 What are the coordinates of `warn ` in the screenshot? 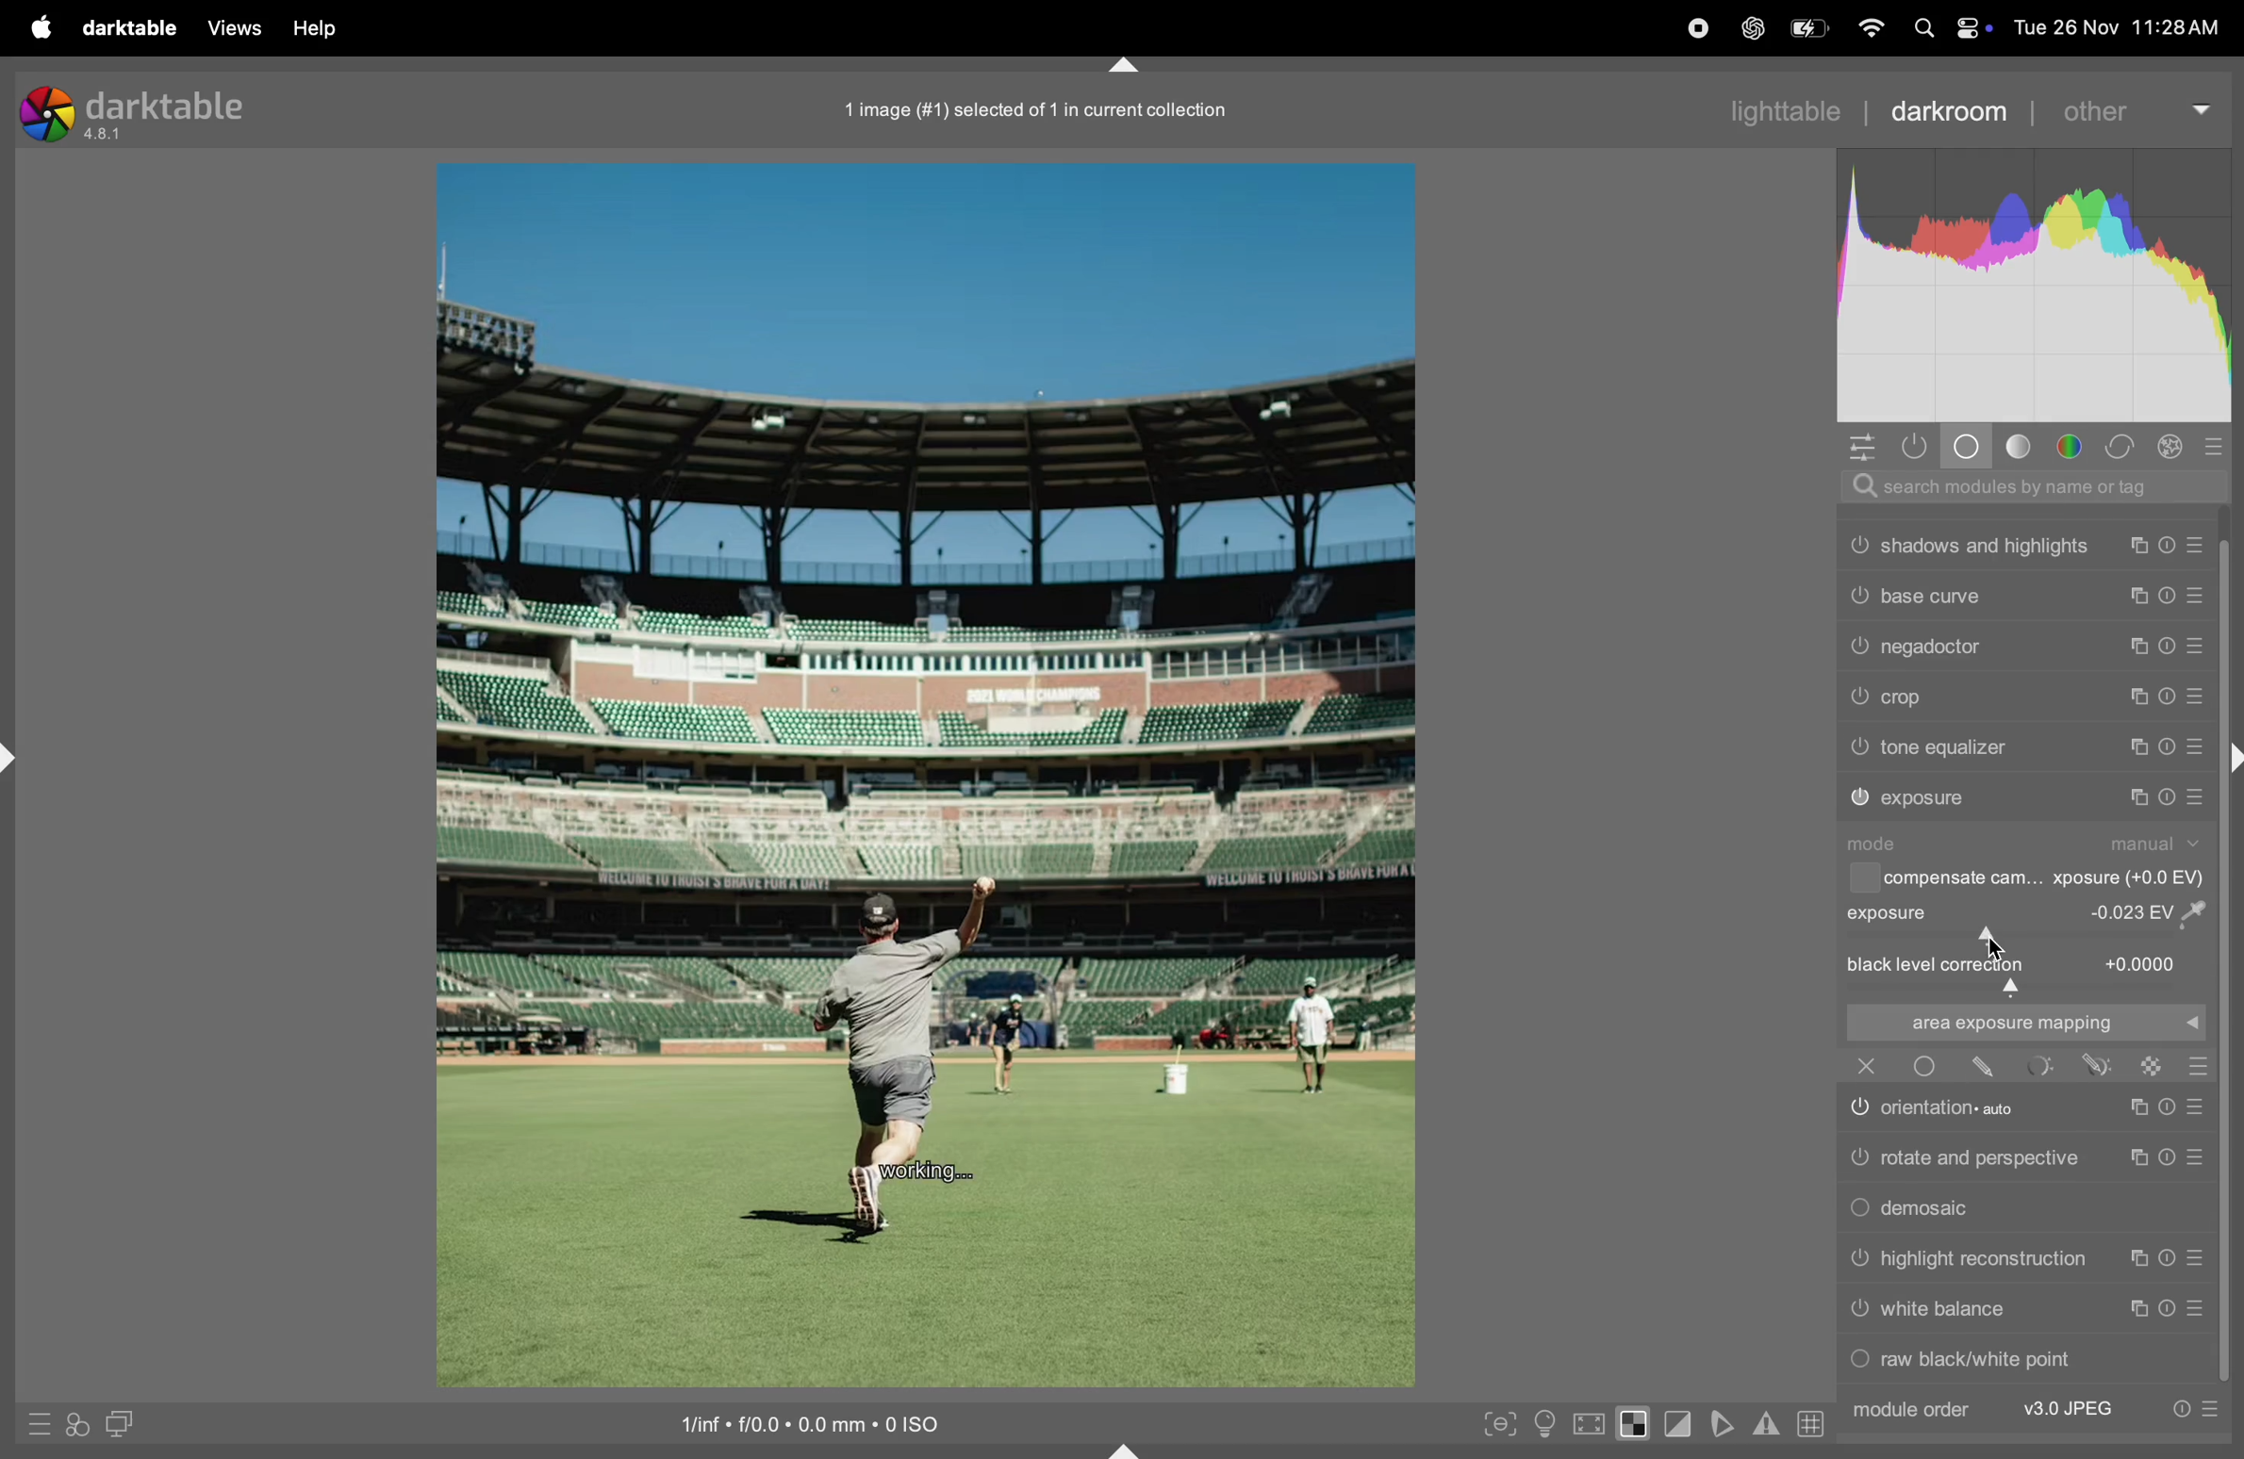 It's located at (1766, 1425).